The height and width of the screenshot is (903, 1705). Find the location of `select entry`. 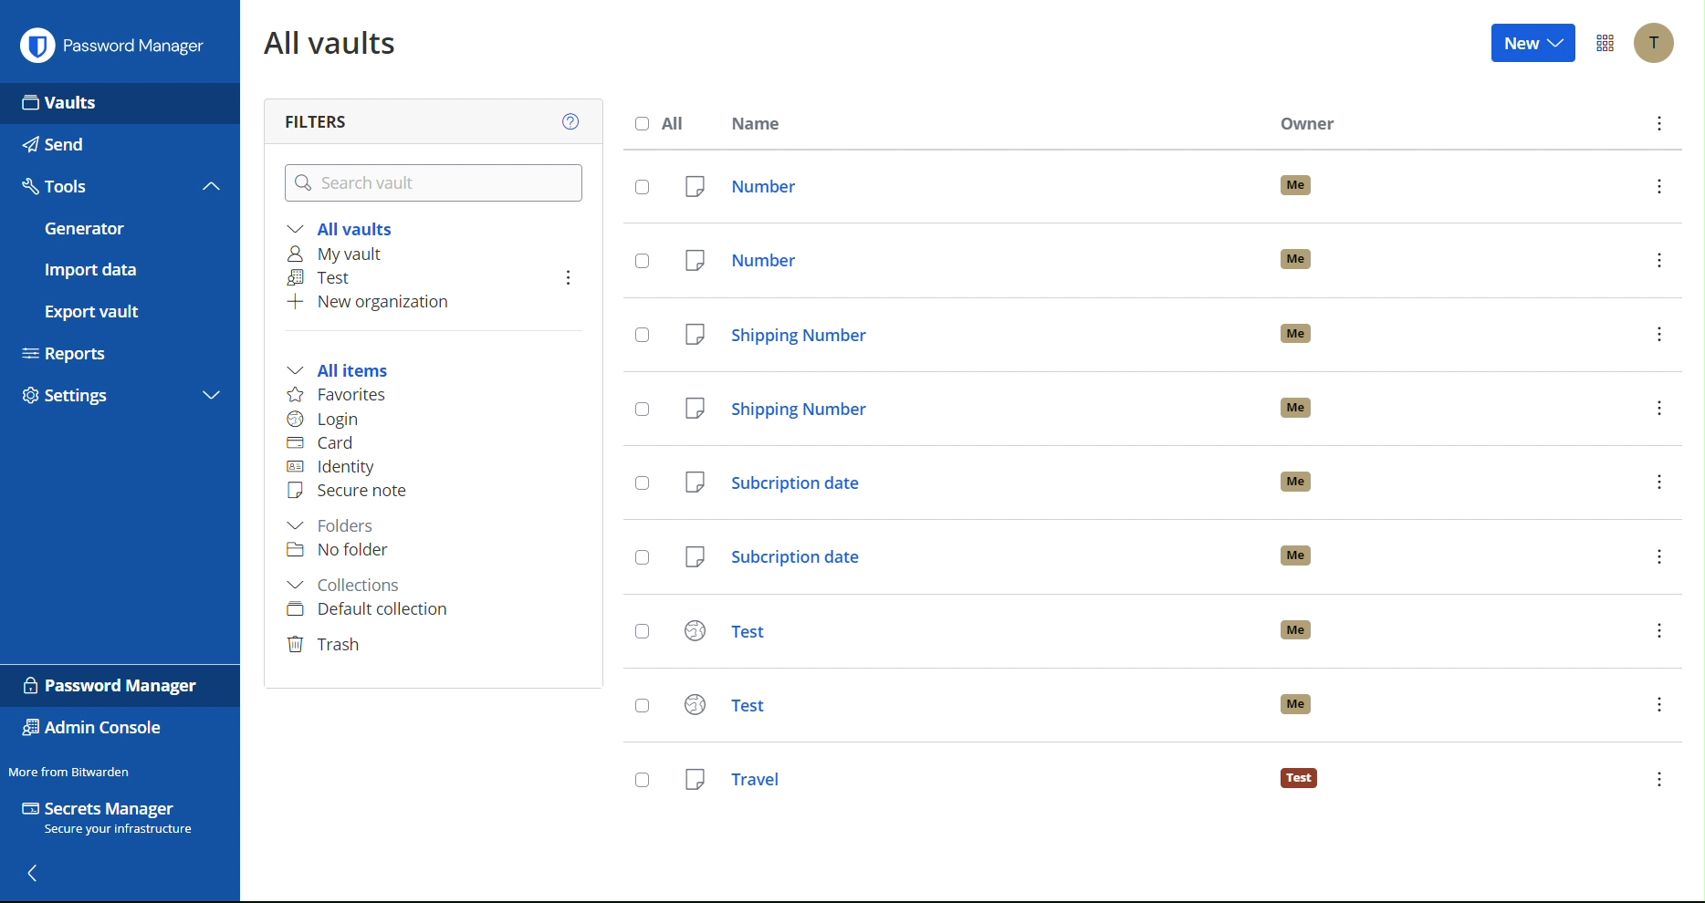

select entry is located at coordinates (642, 633).